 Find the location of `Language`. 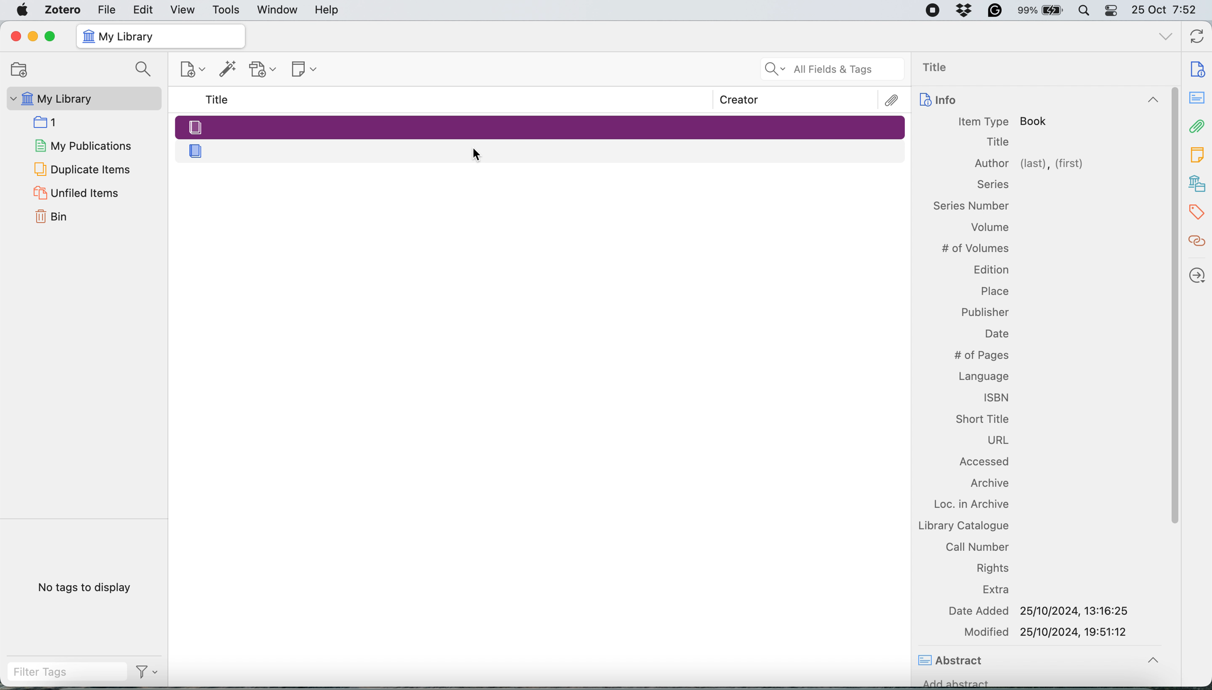

Language is located at coordinates (983, 374).